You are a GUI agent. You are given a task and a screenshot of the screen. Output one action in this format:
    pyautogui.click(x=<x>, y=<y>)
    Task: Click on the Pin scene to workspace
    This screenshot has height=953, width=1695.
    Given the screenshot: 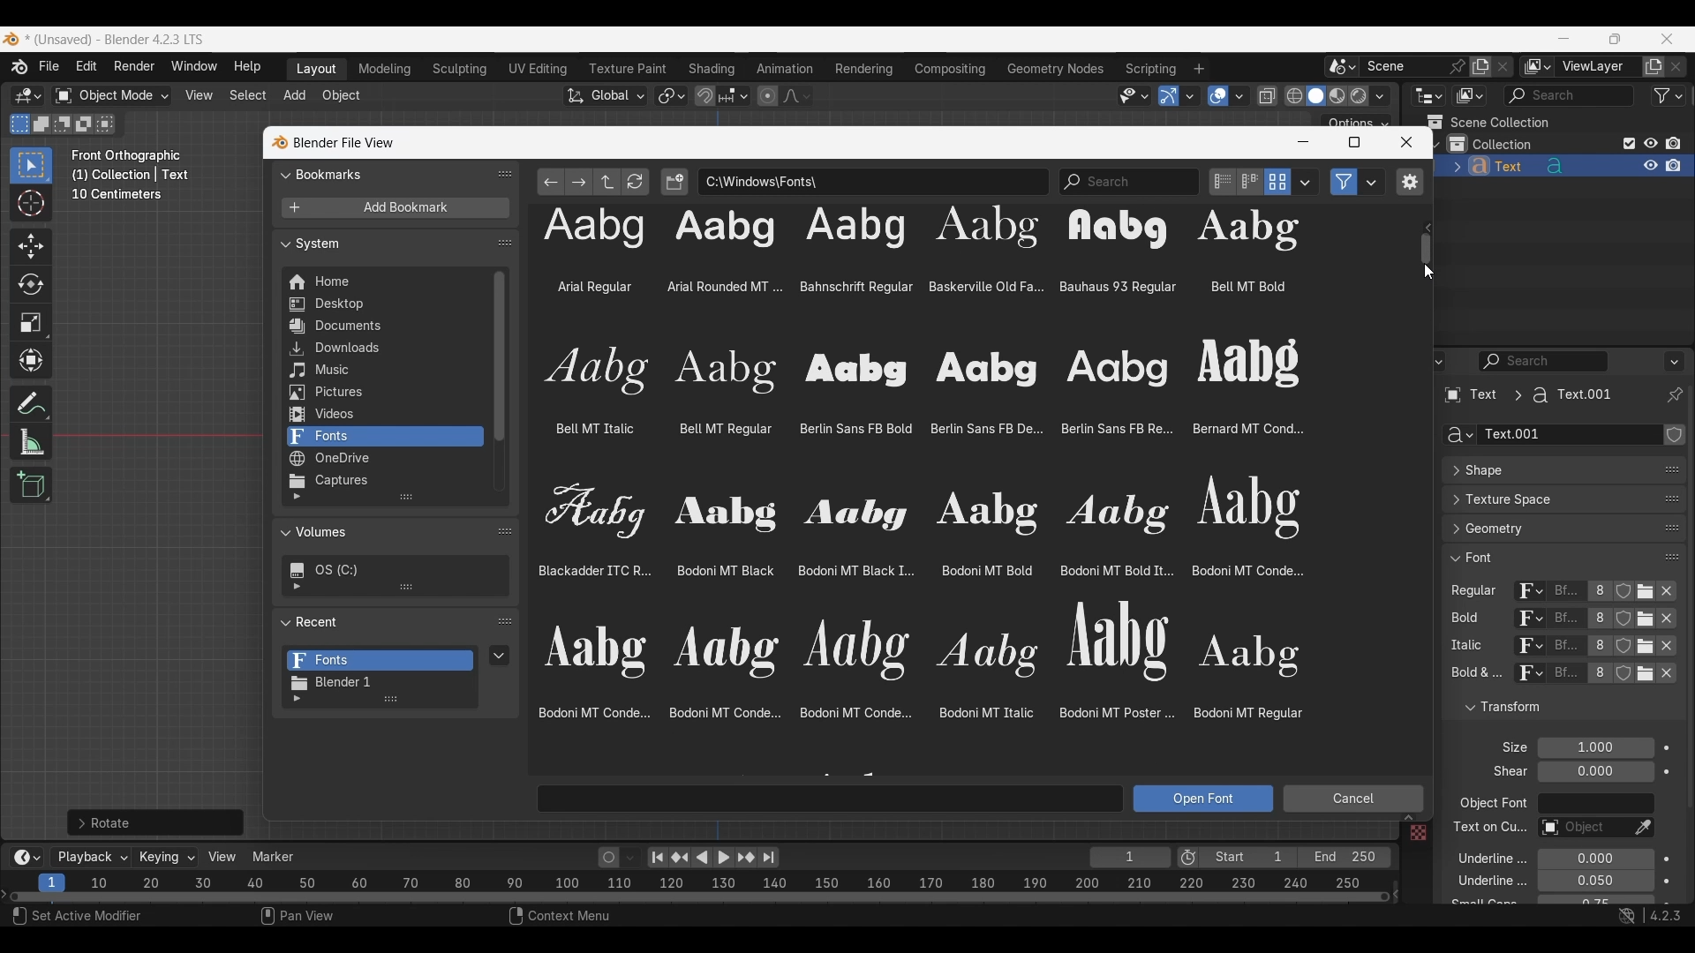 What is the action you would take?
    pyautogui.click(x=1416, y=66)
    